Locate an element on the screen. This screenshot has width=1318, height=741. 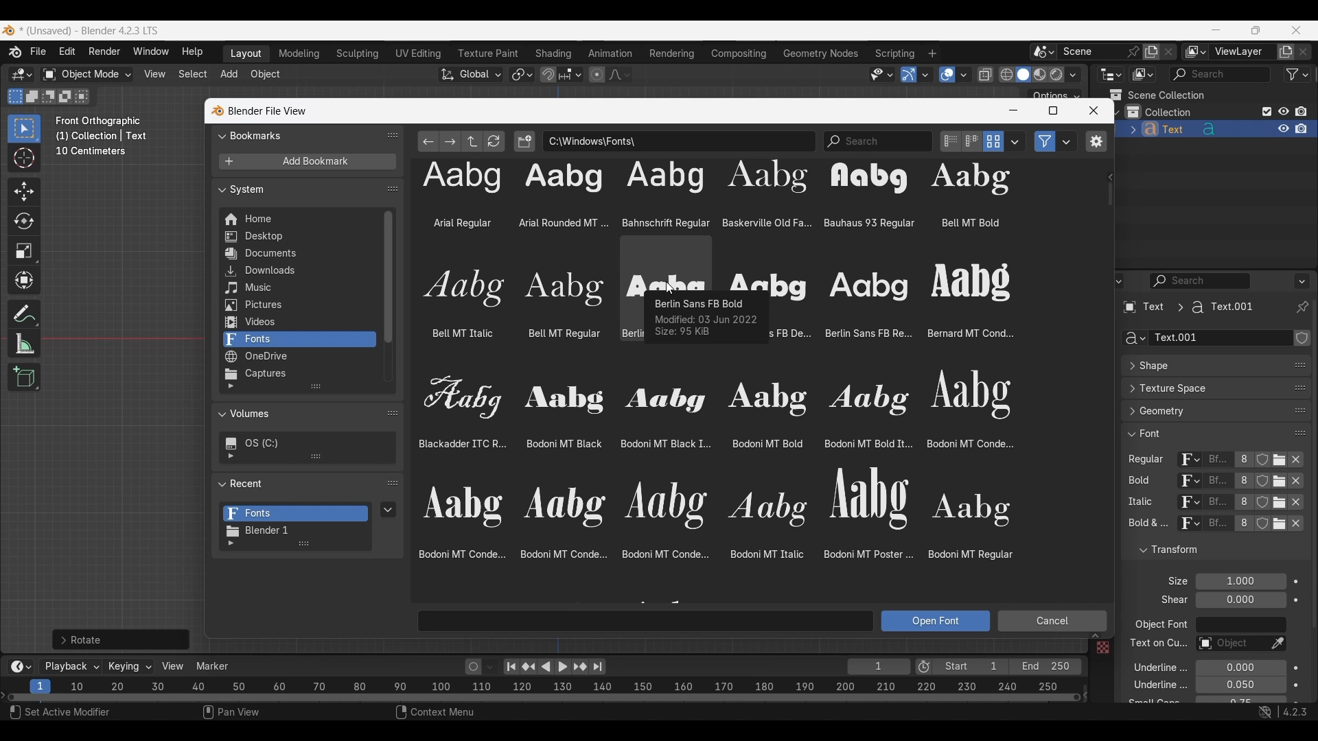
Change order in list is located at coordinates (393, 412).